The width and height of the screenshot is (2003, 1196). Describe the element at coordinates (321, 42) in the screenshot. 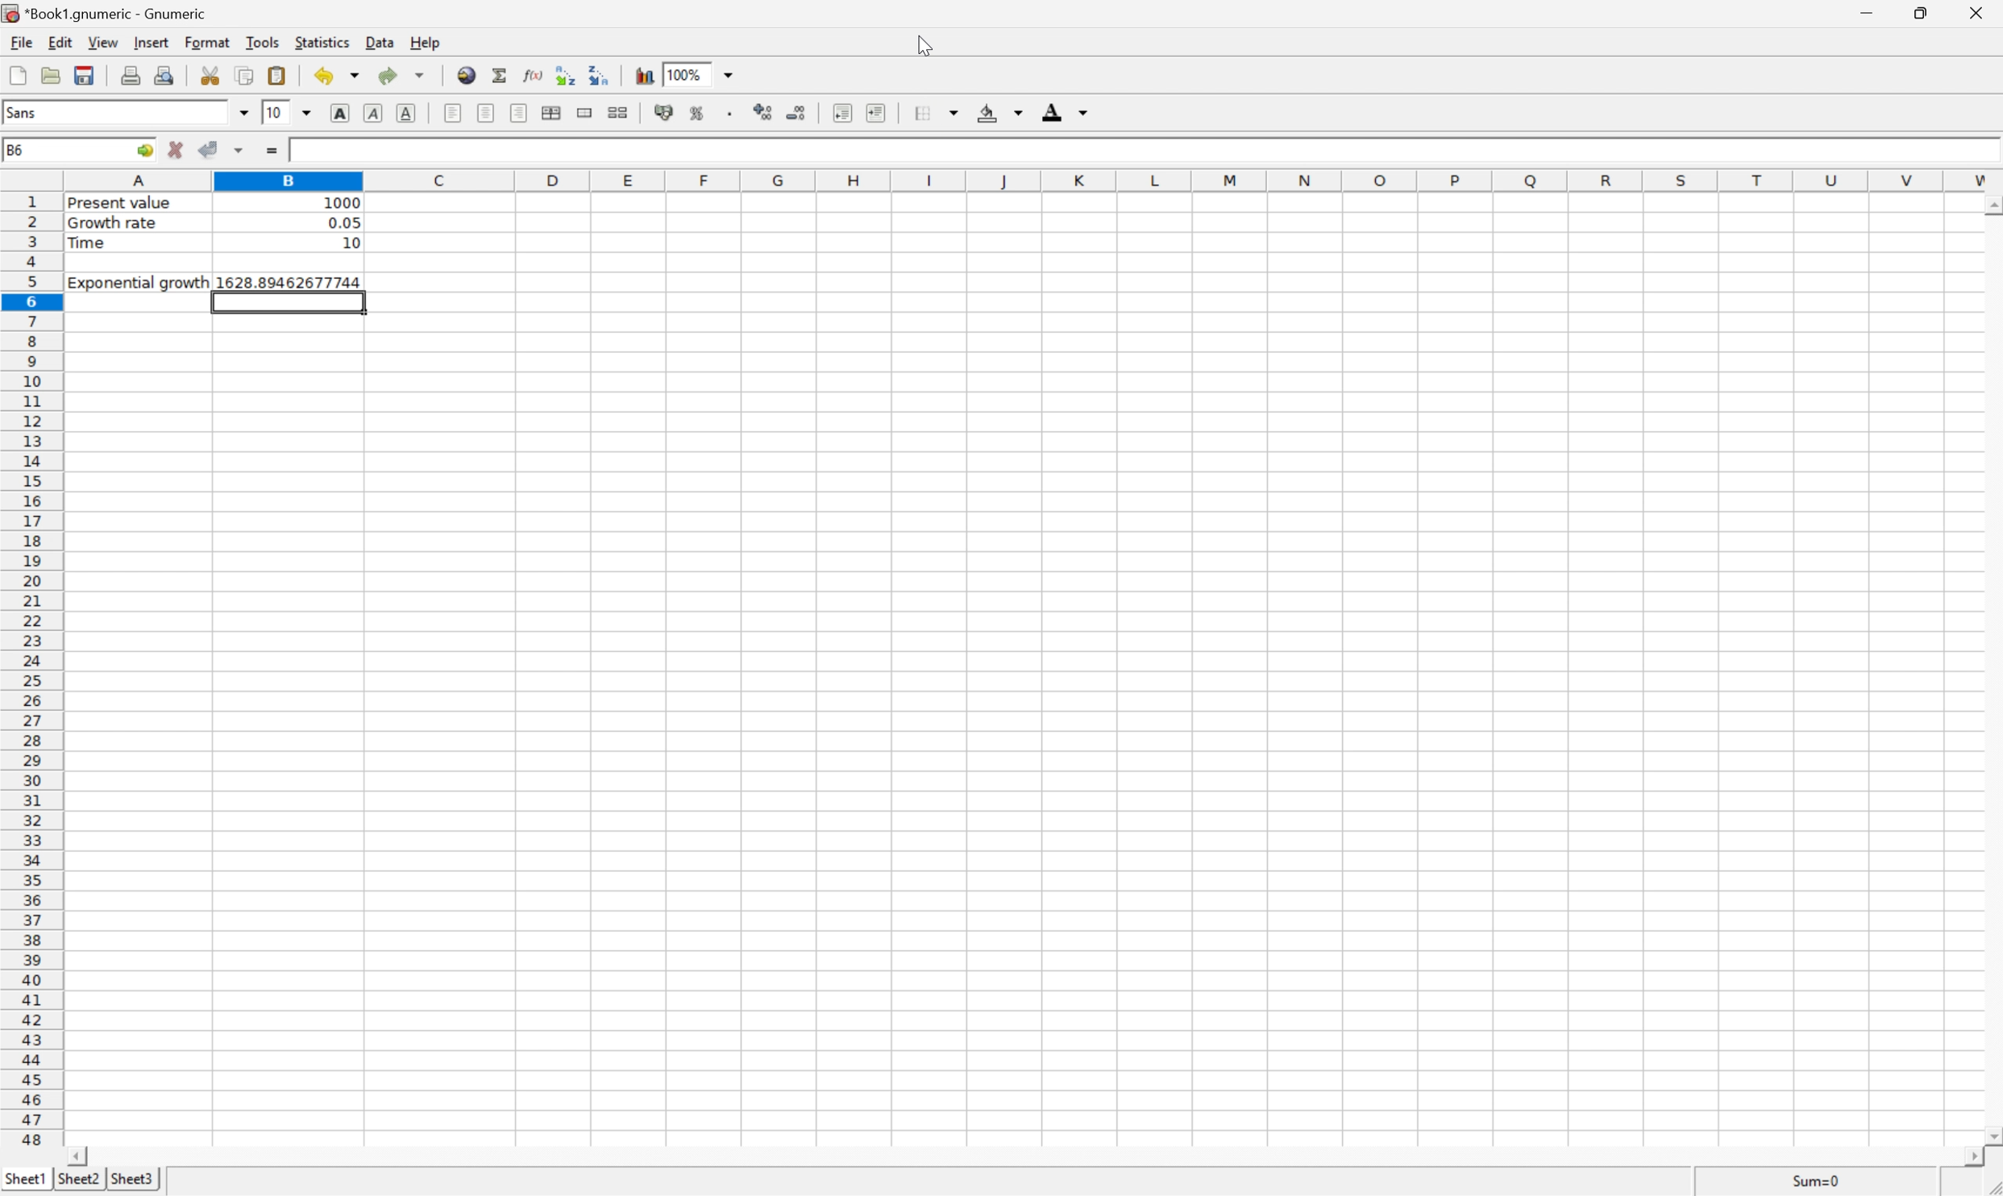

I see `Statistics` at that location.